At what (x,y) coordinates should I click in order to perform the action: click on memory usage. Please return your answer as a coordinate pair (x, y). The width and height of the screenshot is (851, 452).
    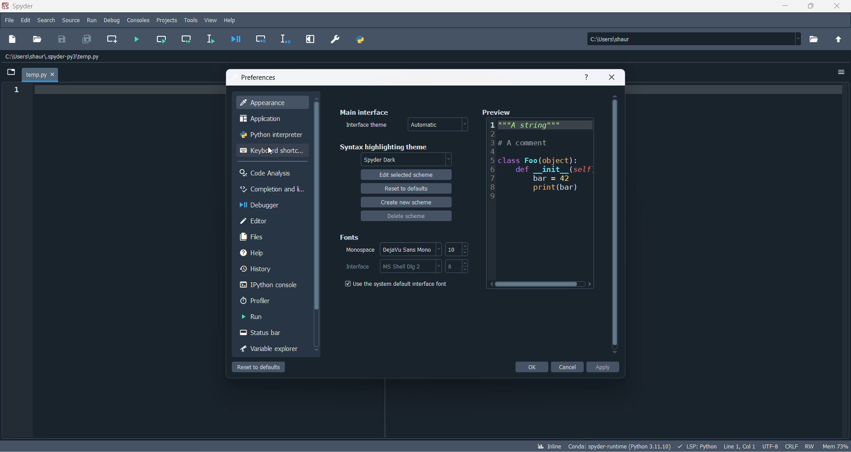
    Looking at the image, I should click on (835, 445).